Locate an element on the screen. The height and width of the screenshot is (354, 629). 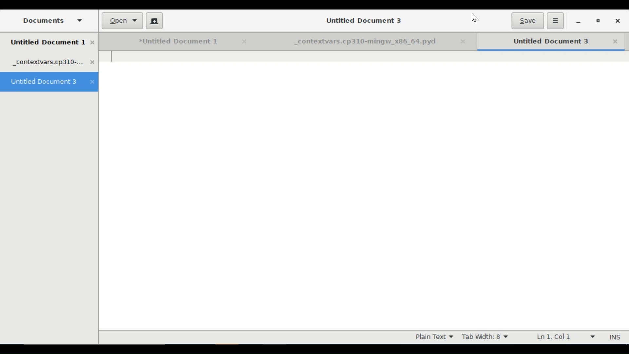
Save is located at coordinates (527, 21).